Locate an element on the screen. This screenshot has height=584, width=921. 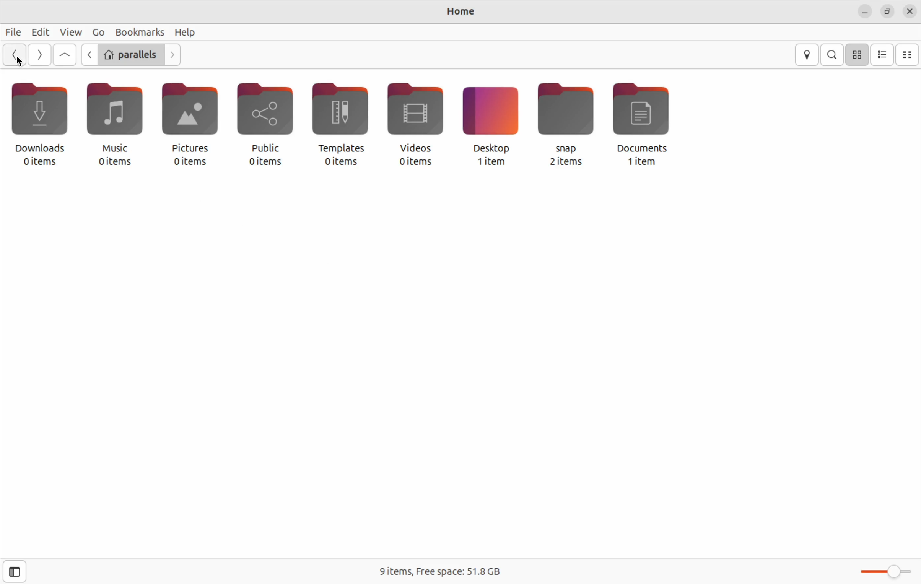
documents 1 item is located at coordinates (643, 119).